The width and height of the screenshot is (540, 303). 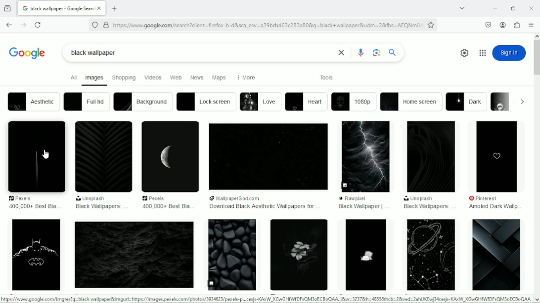 What do you see at coordinates (38, 25) in the screenshot?
I see `reload current page` at bounding box center [38, 25].